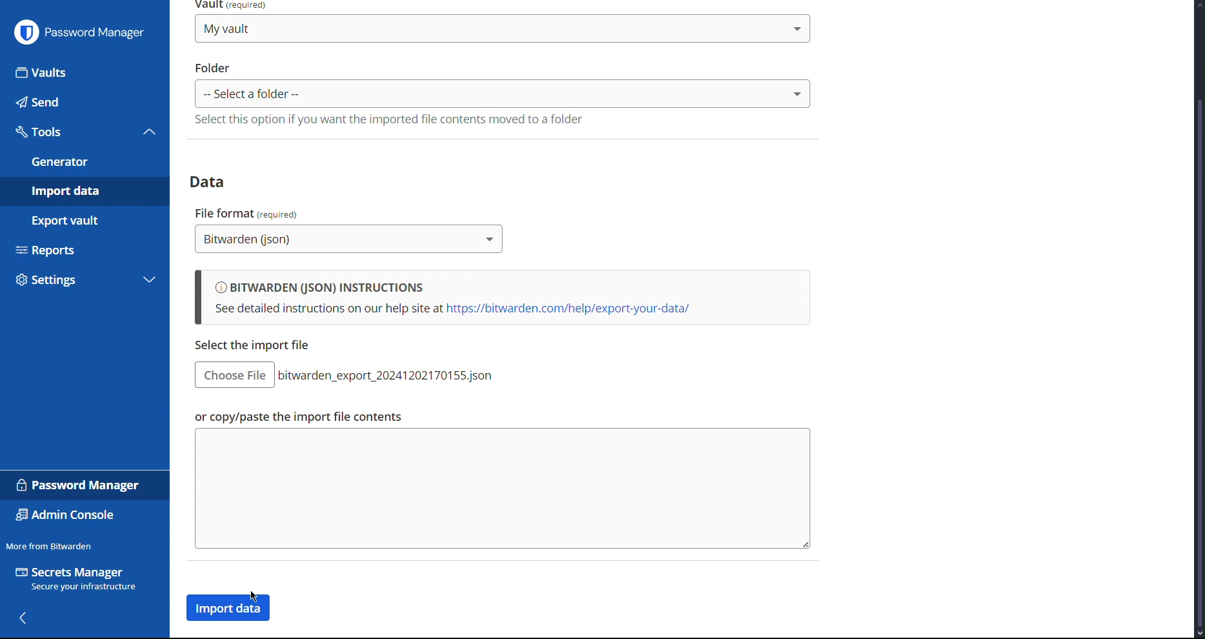 The width and height of the screenshot is (1205, 639). Describe the element at coordinates (387, 119) in the screenshot. I see `select this option if you wanr rge impported file contents moved to a folder` at that location.